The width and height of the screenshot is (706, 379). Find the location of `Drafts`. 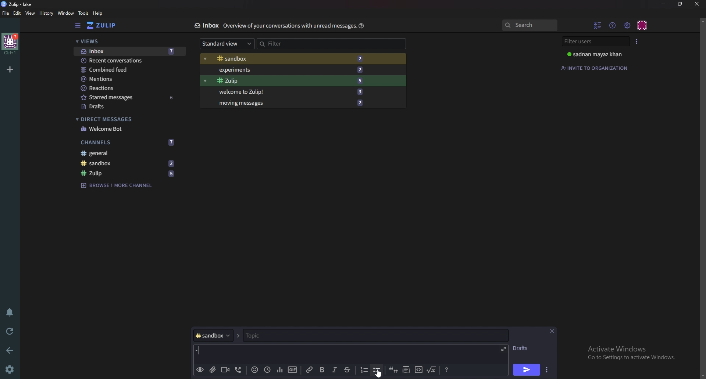

Drafts is located at coordinates (129, 107).